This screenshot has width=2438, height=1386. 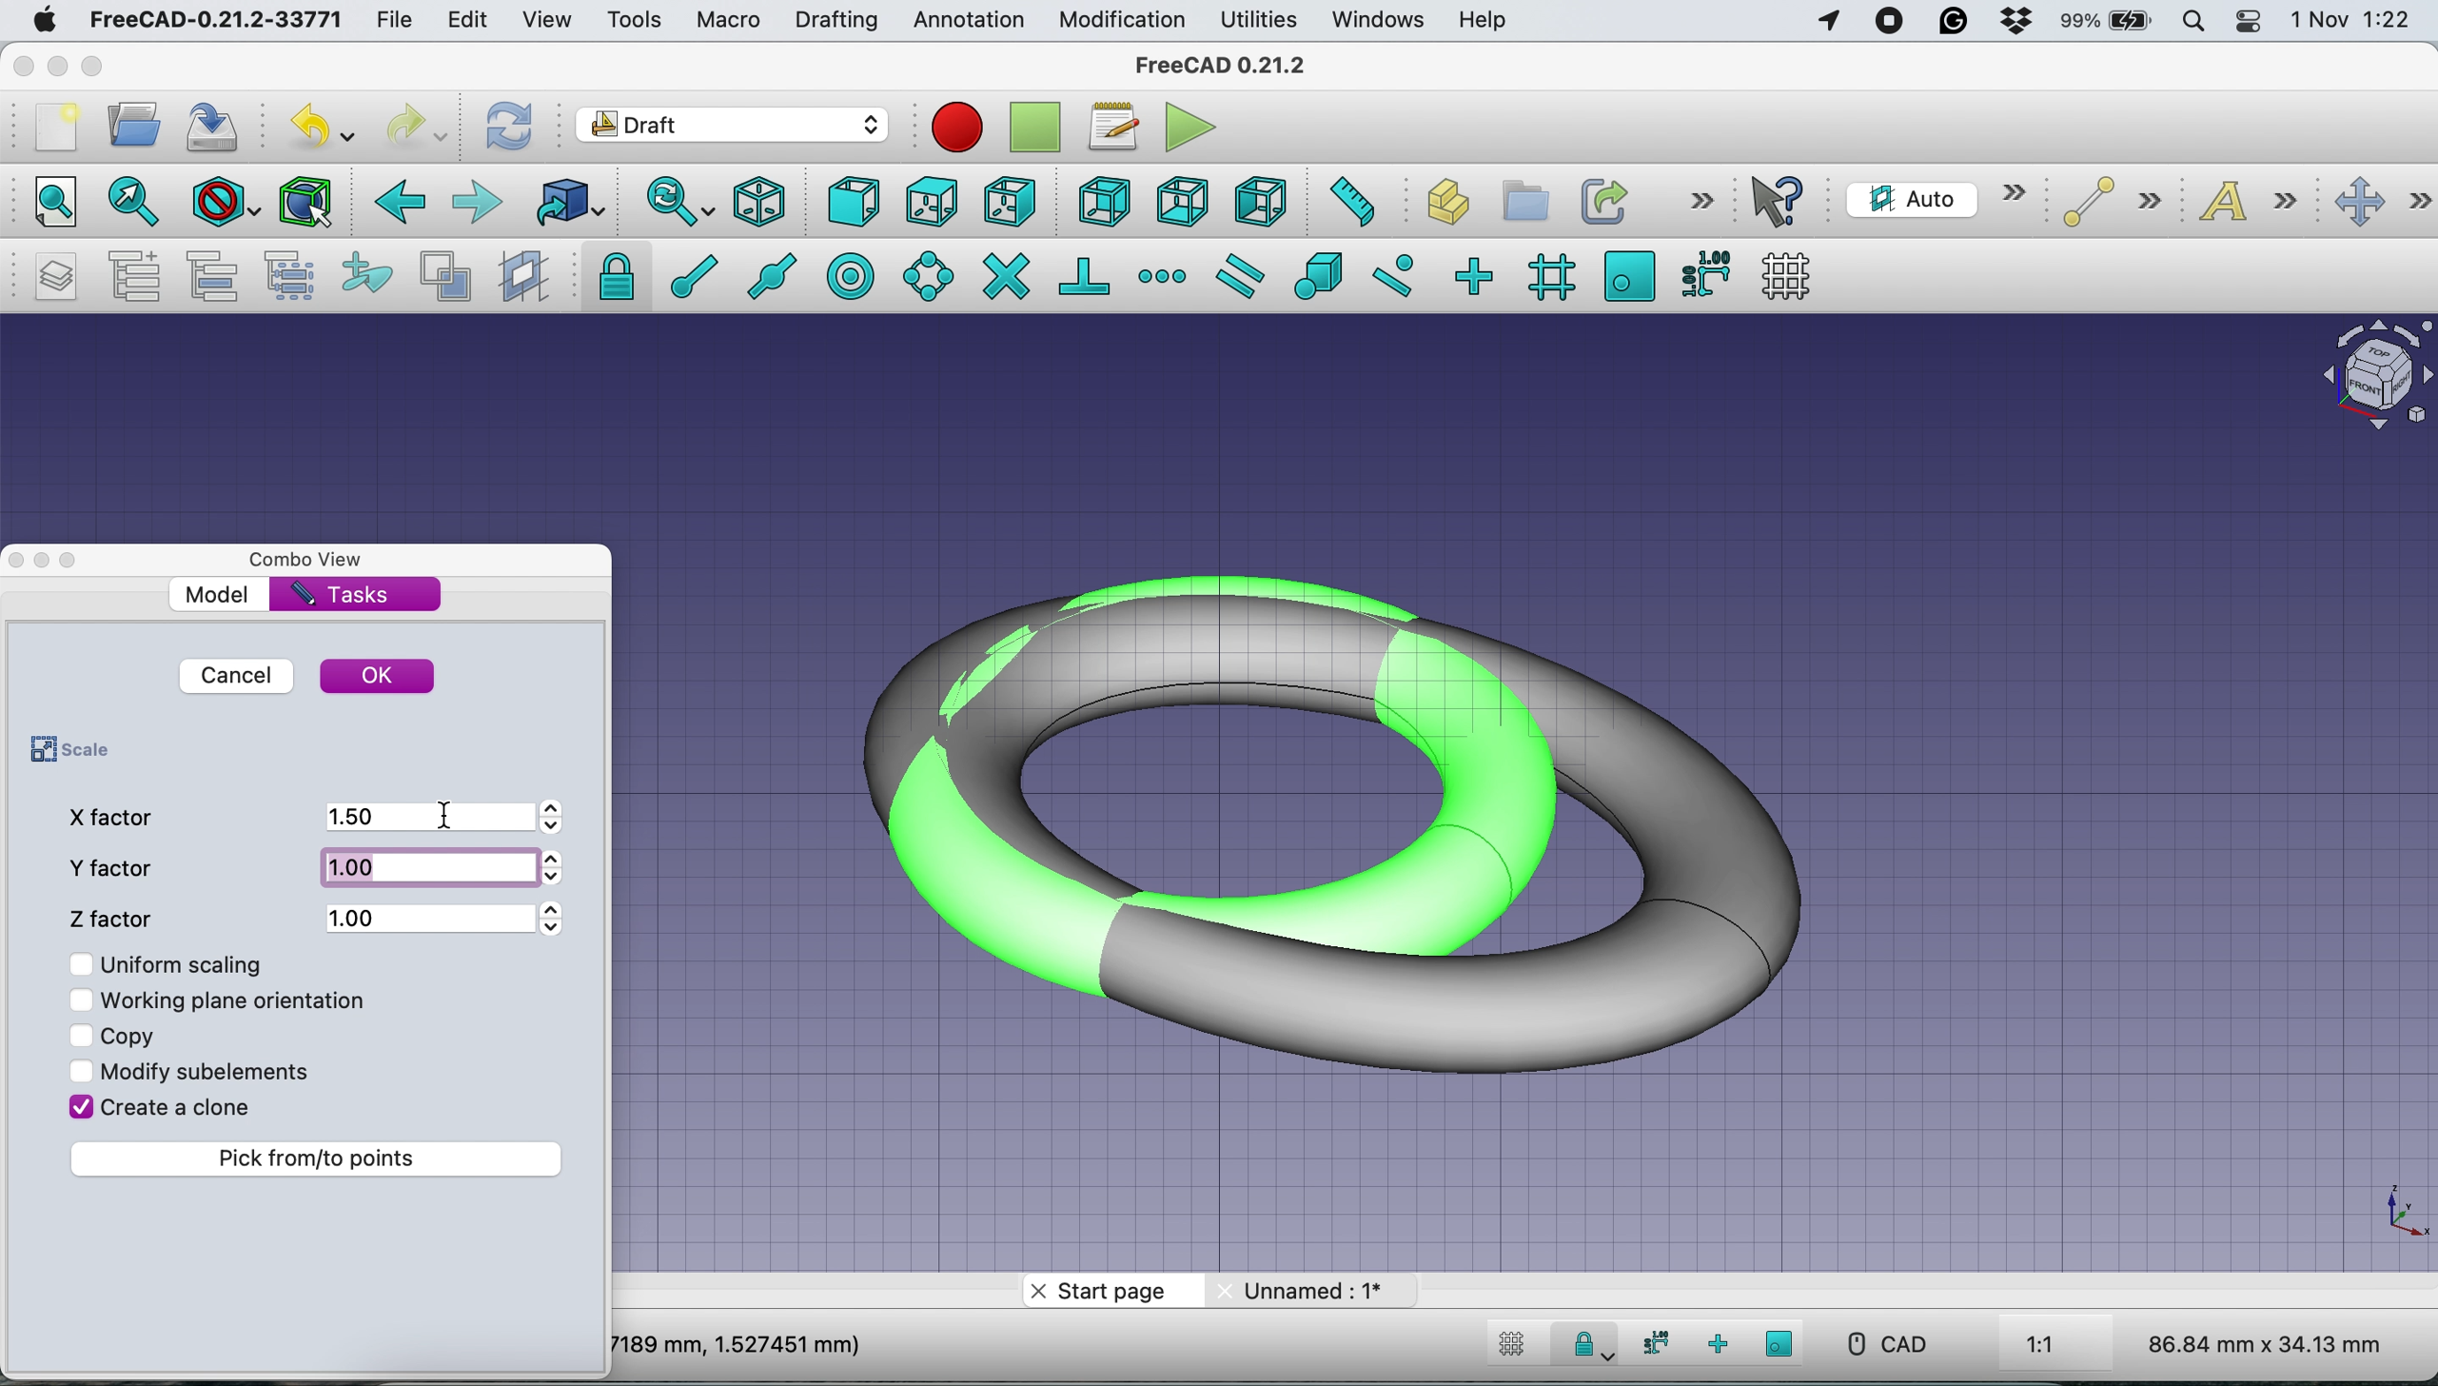 What do you see at coordinates (1479, 274) in the screenshot?
I see `snap ortho` at bounding box center [1479, 274].